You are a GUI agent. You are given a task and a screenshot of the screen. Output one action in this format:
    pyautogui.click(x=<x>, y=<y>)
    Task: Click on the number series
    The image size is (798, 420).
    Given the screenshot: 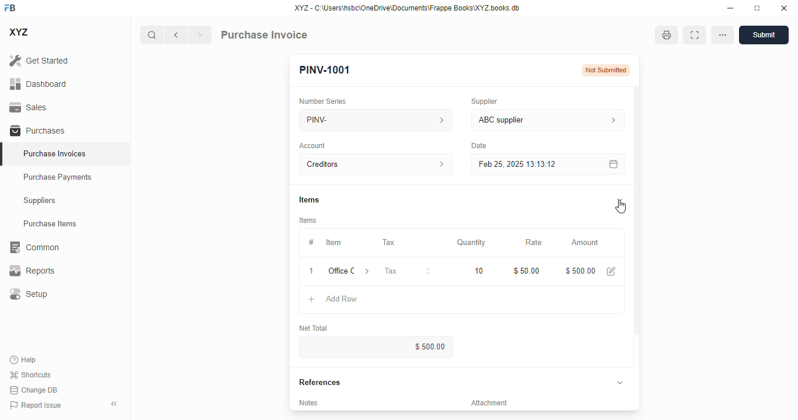 What is the action you would take?
    pyautogui.click(x=323, y=101)
    